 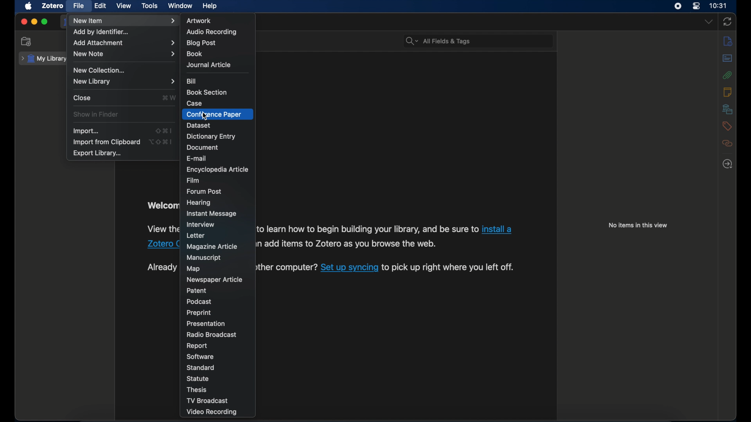 I want to click on forum post, so click(x=204, y=191).